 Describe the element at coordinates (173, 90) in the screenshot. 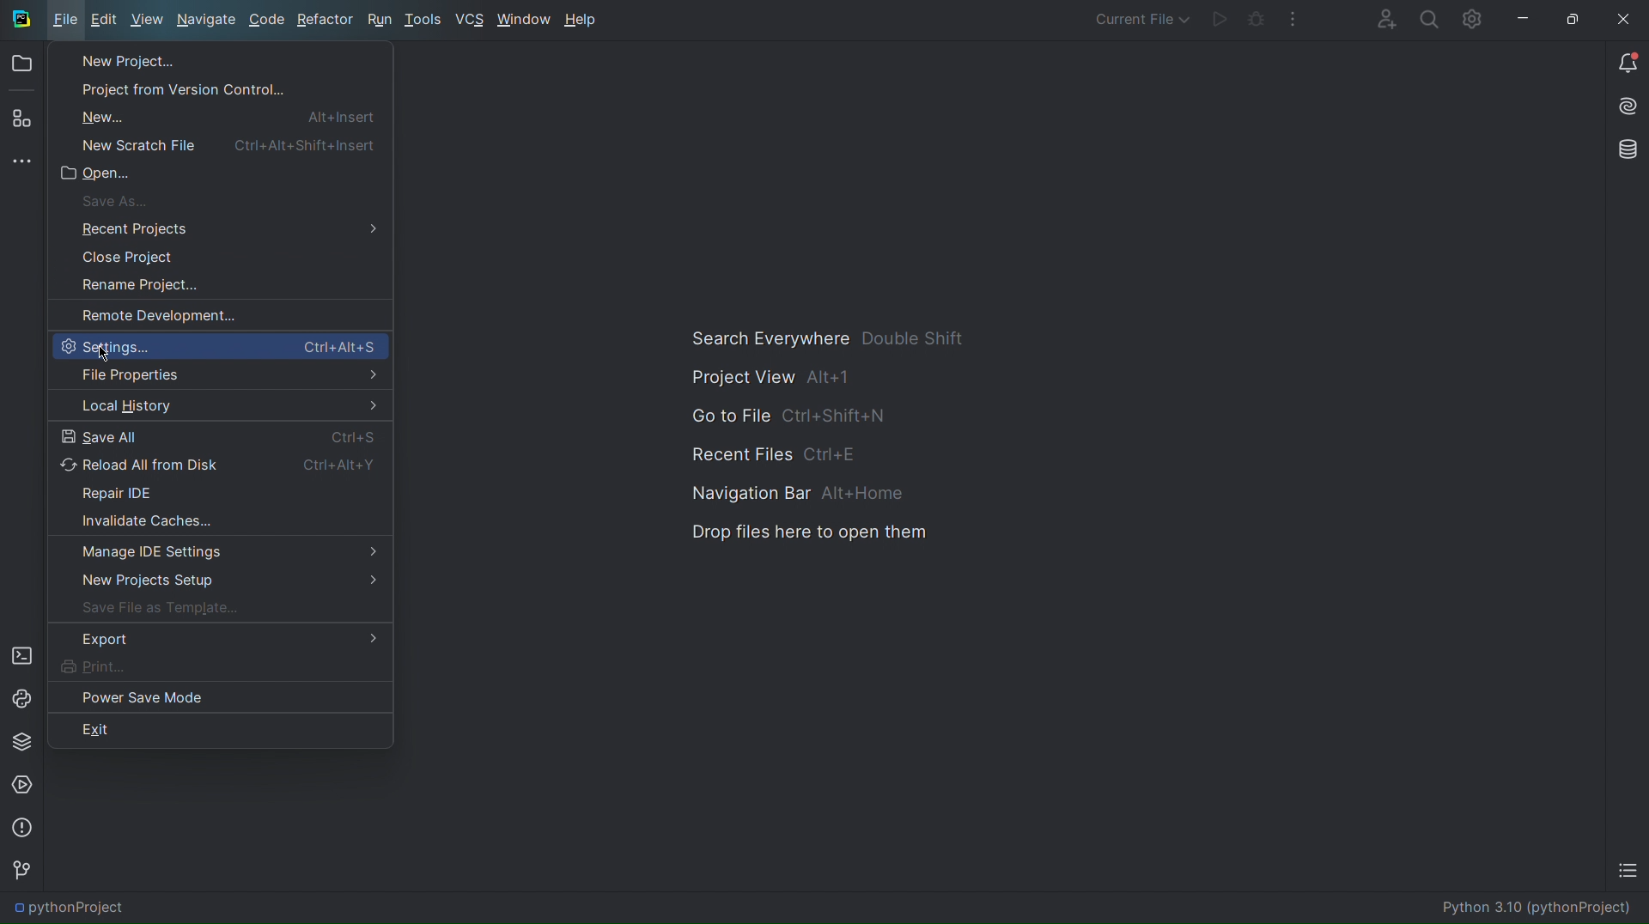

I see `Project from Version Control` at that location.